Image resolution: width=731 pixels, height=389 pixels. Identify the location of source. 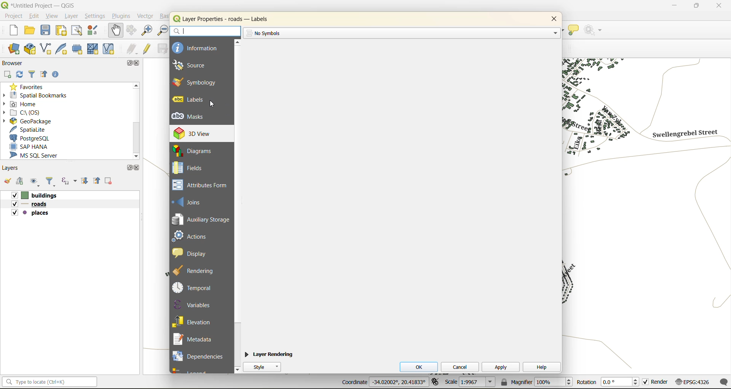
(194, 65).